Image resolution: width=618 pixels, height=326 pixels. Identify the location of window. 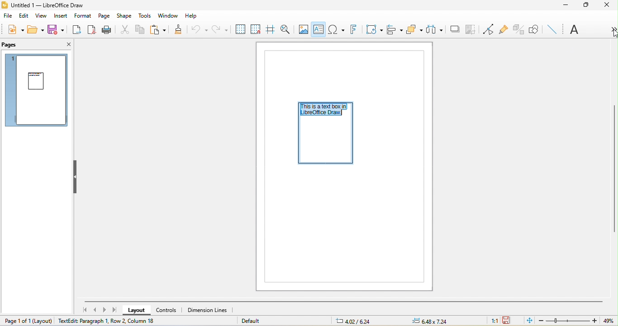
(168, 16).